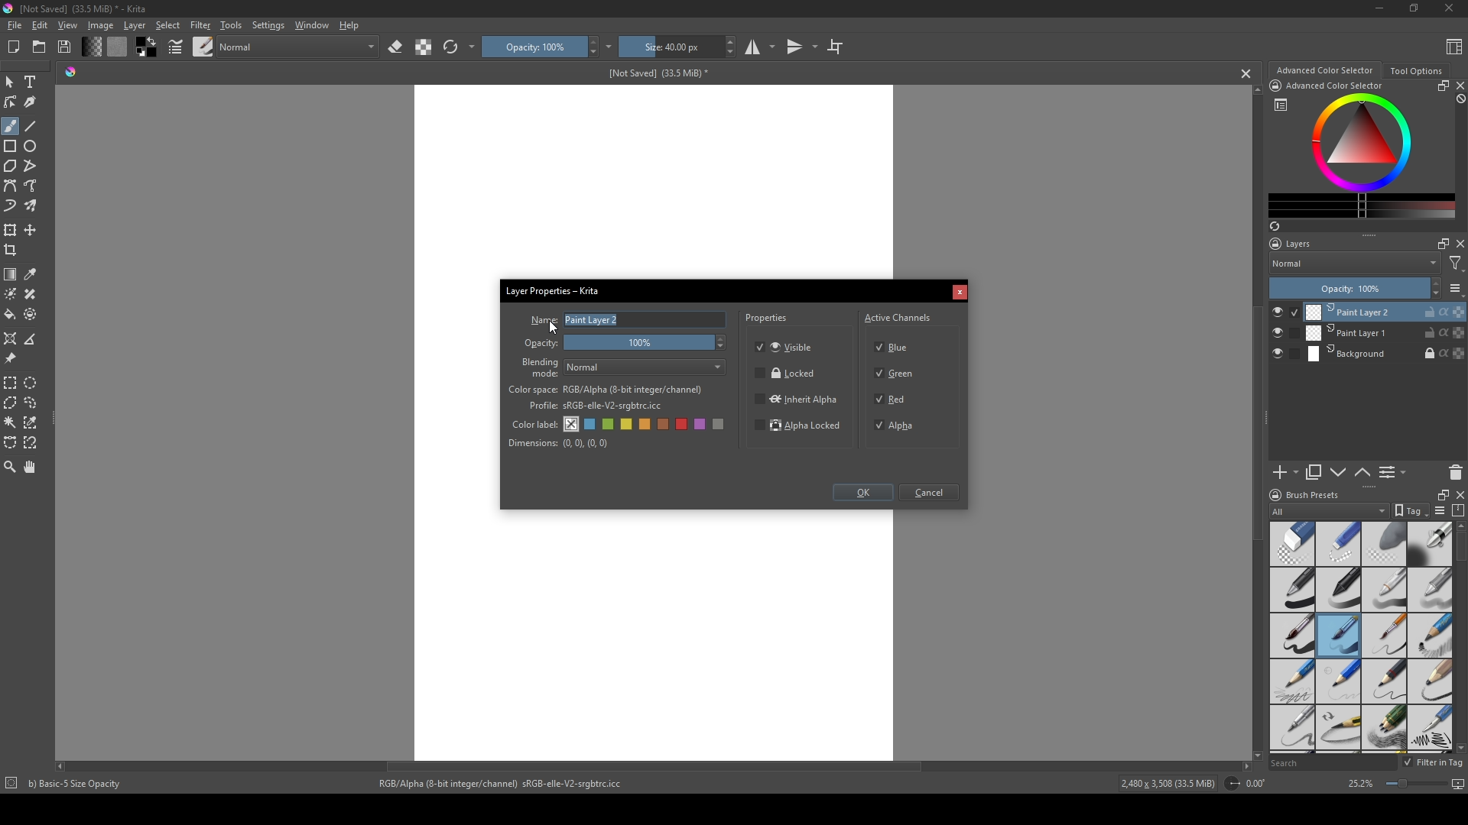  What do you see at coordinates (1431, 681) in the screenshot?
I see `pencil` at bounding box center [1431, 681].